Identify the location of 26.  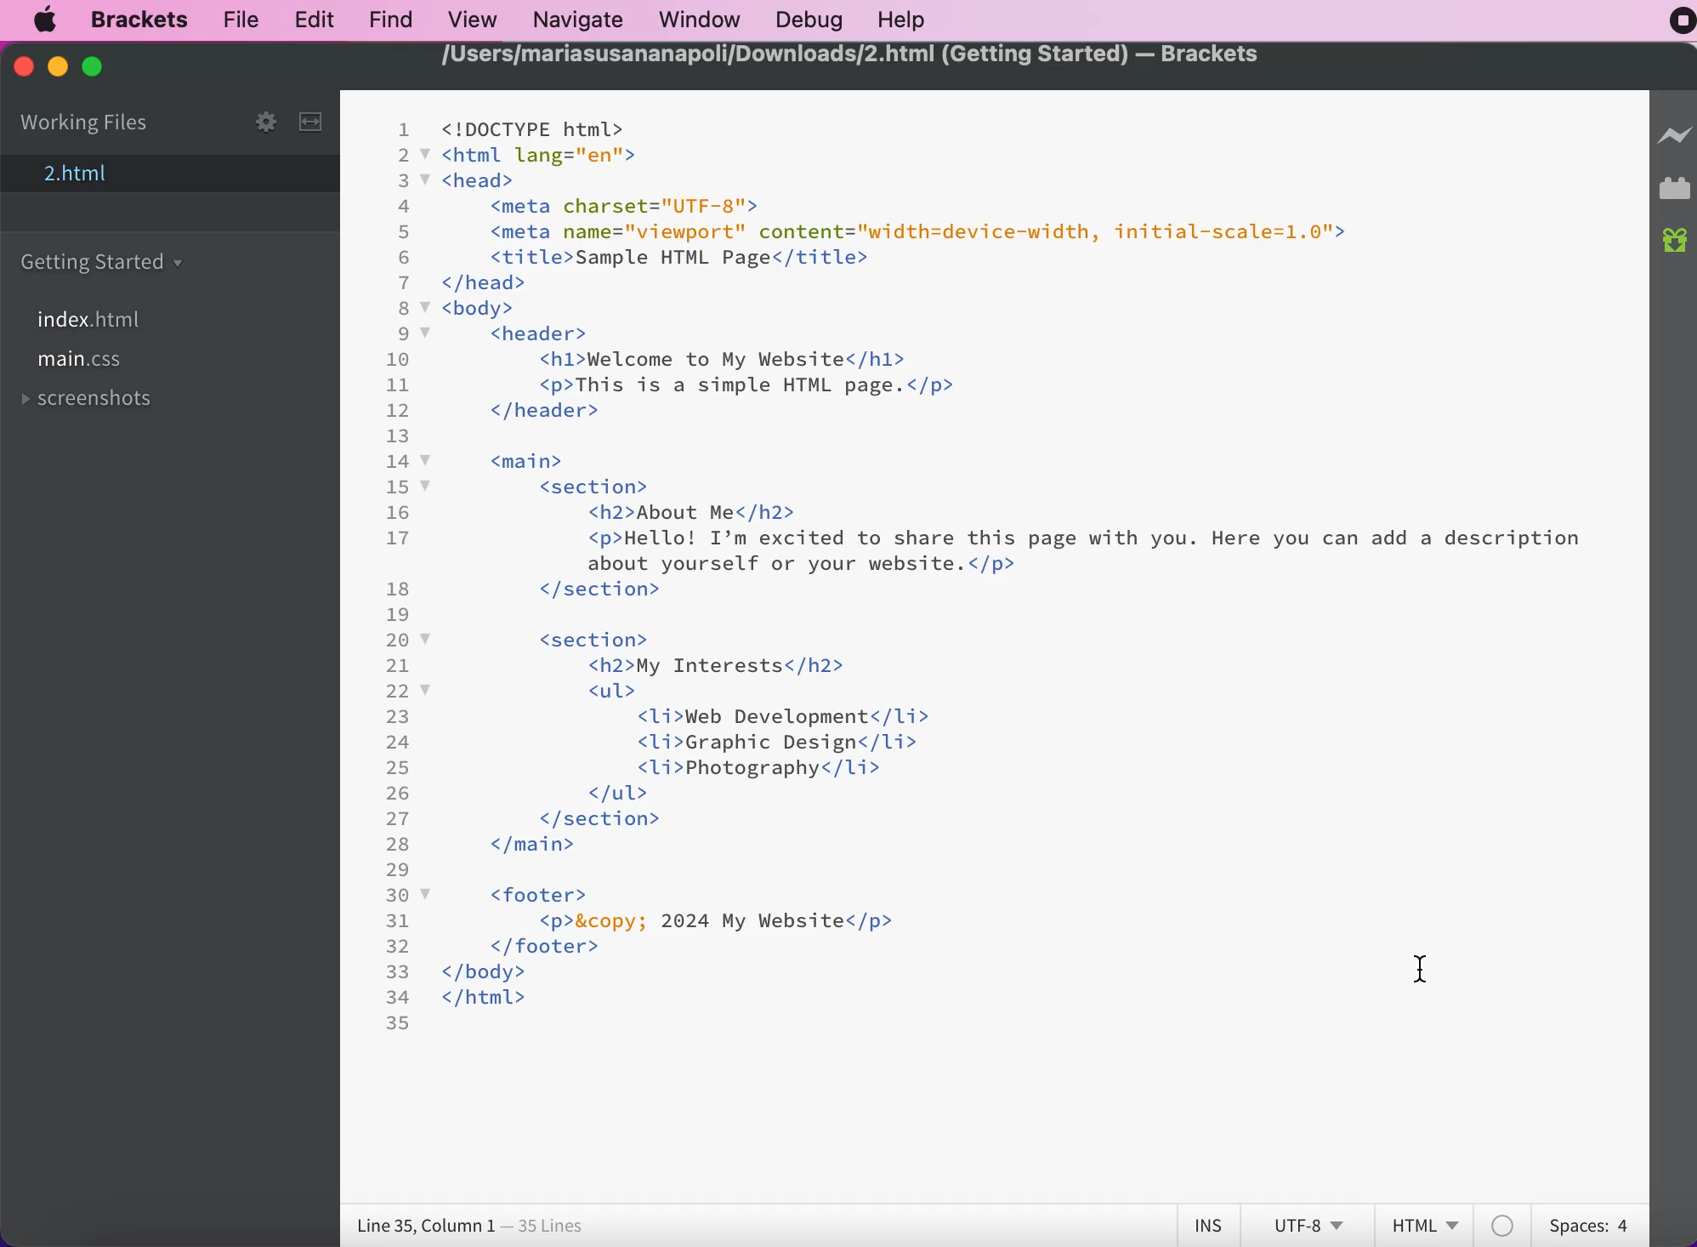
(398, 794).